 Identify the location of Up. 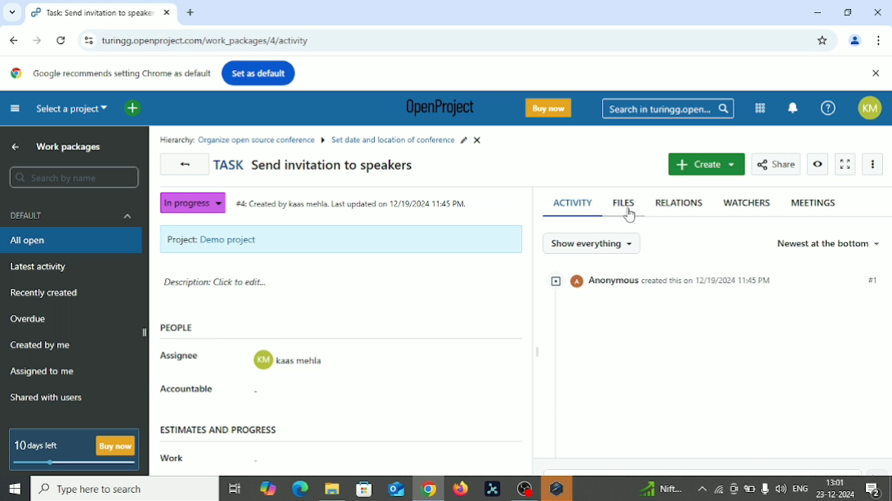
(16, 146).